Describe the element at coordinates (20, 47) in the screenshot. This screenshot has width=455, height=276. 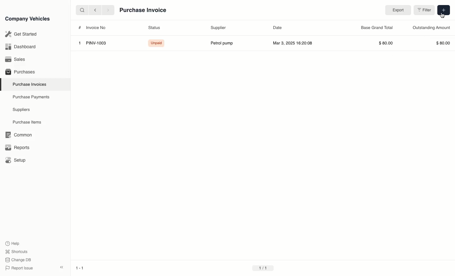
I see `Dashboard` at that location.